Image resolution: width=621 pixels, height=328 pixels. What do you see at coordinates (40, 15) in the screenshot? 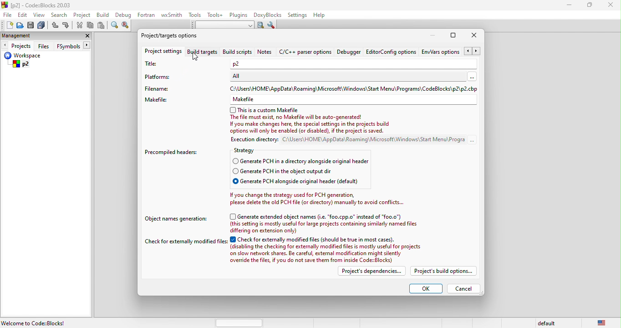
I see `view` at bounding box center [40, 15].